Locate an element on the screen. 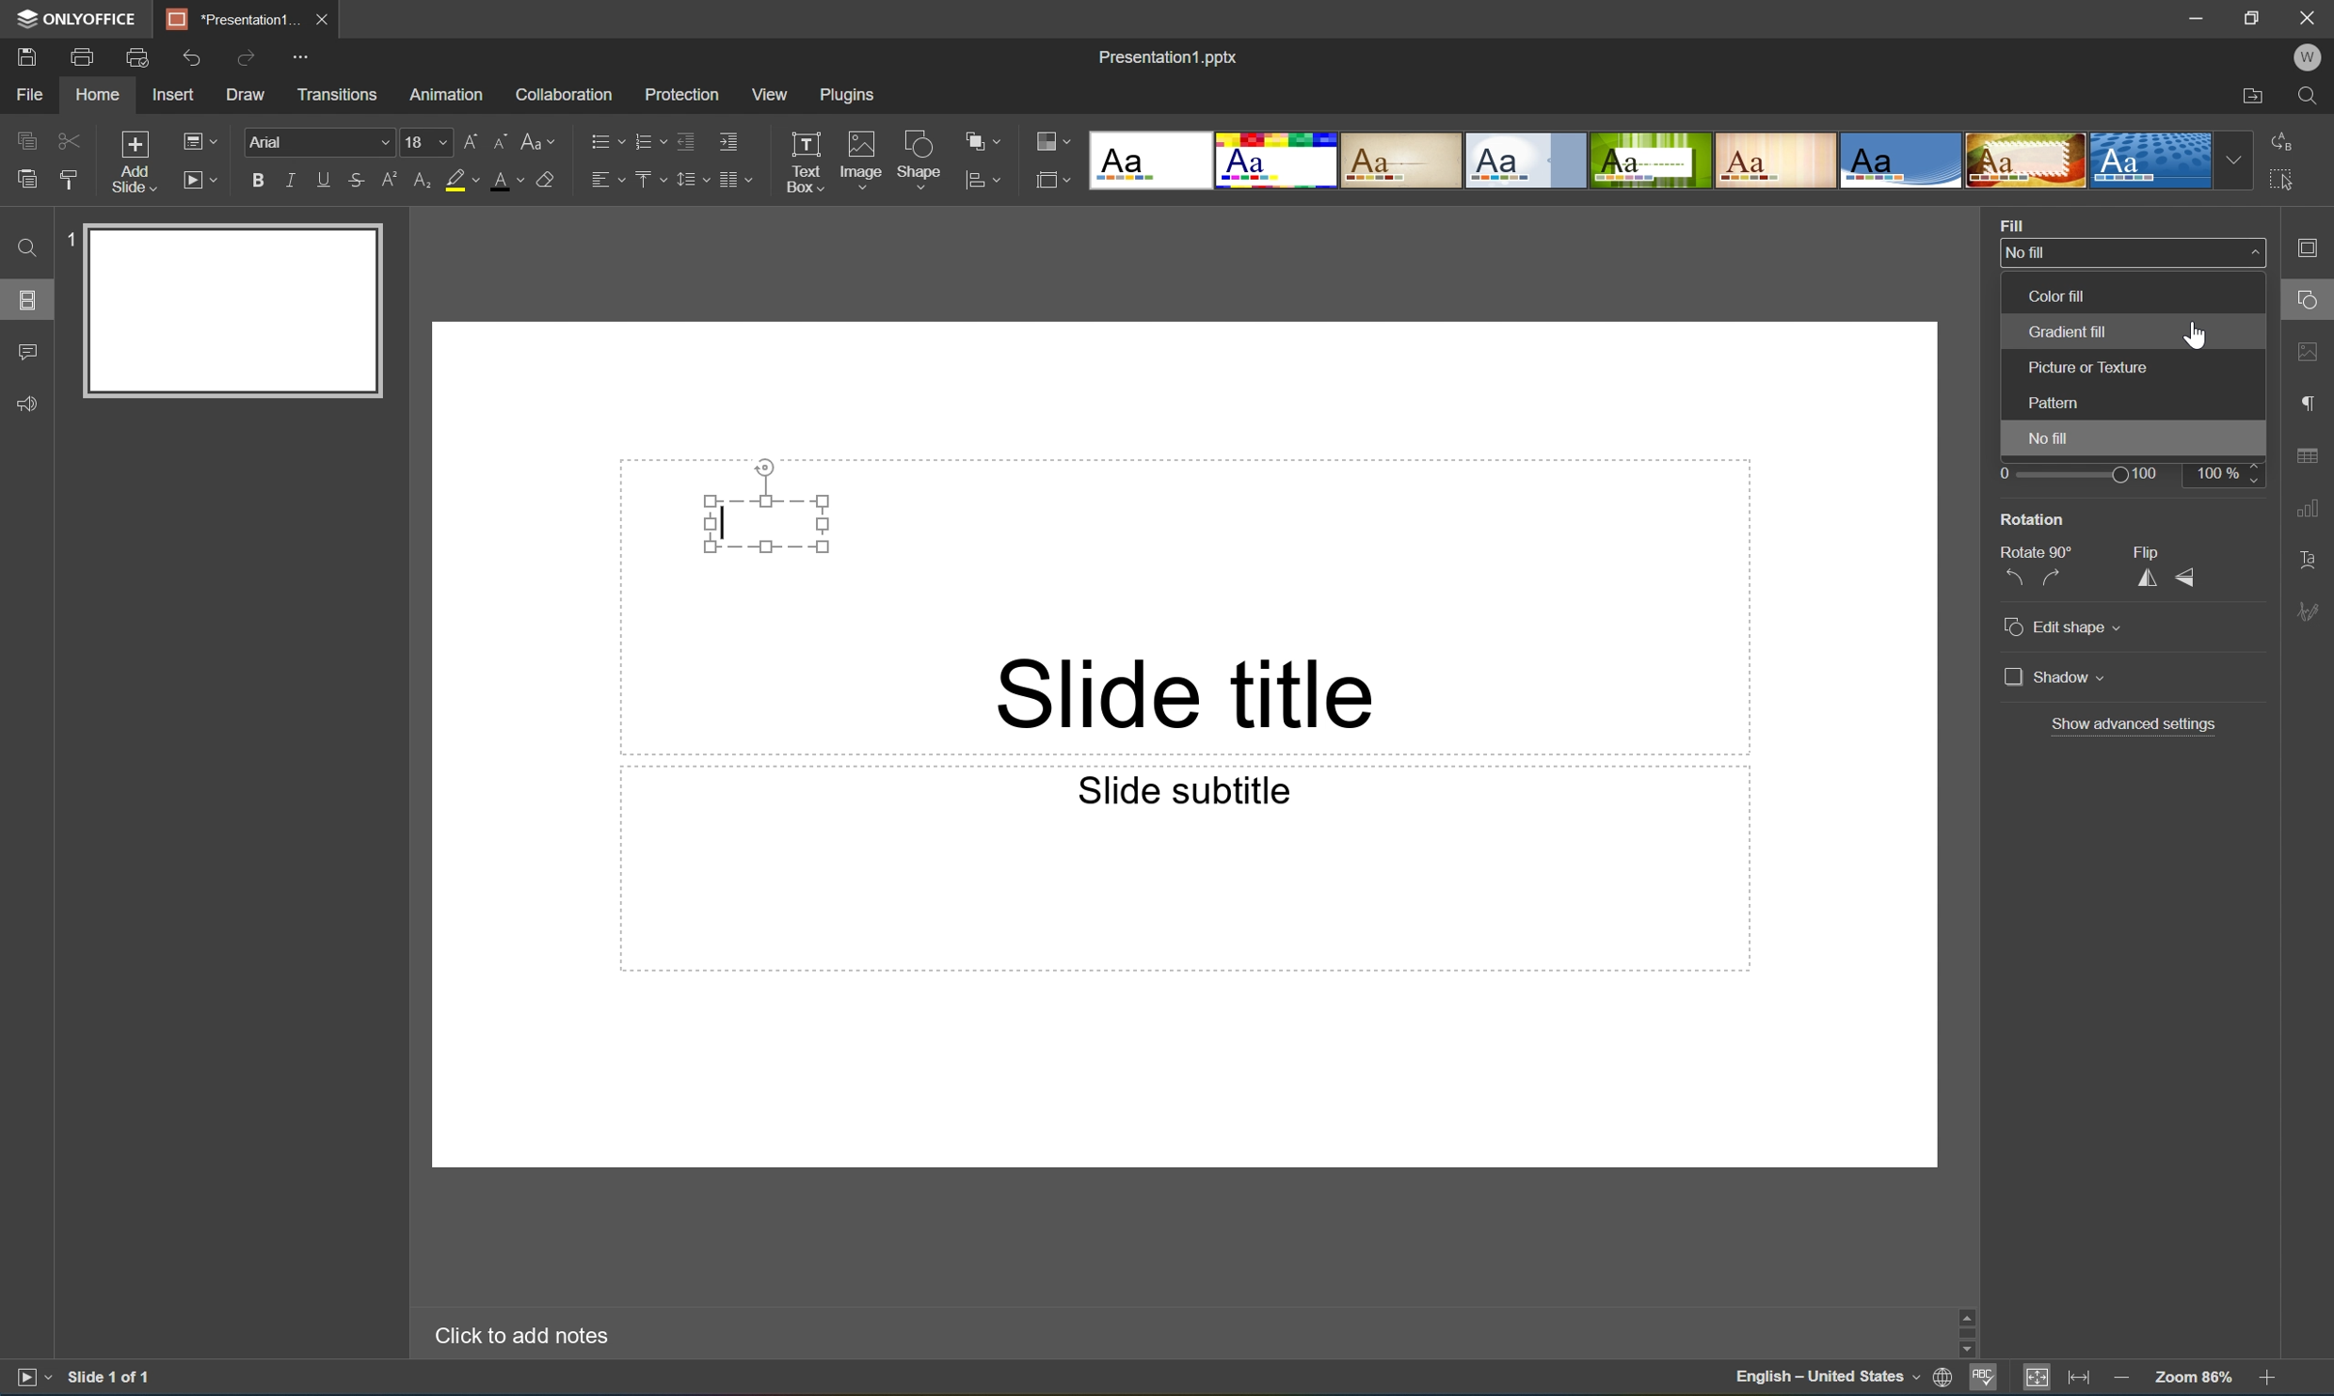 The image size is (2334, 1396). Text Box is located at coordinates (804, 162).